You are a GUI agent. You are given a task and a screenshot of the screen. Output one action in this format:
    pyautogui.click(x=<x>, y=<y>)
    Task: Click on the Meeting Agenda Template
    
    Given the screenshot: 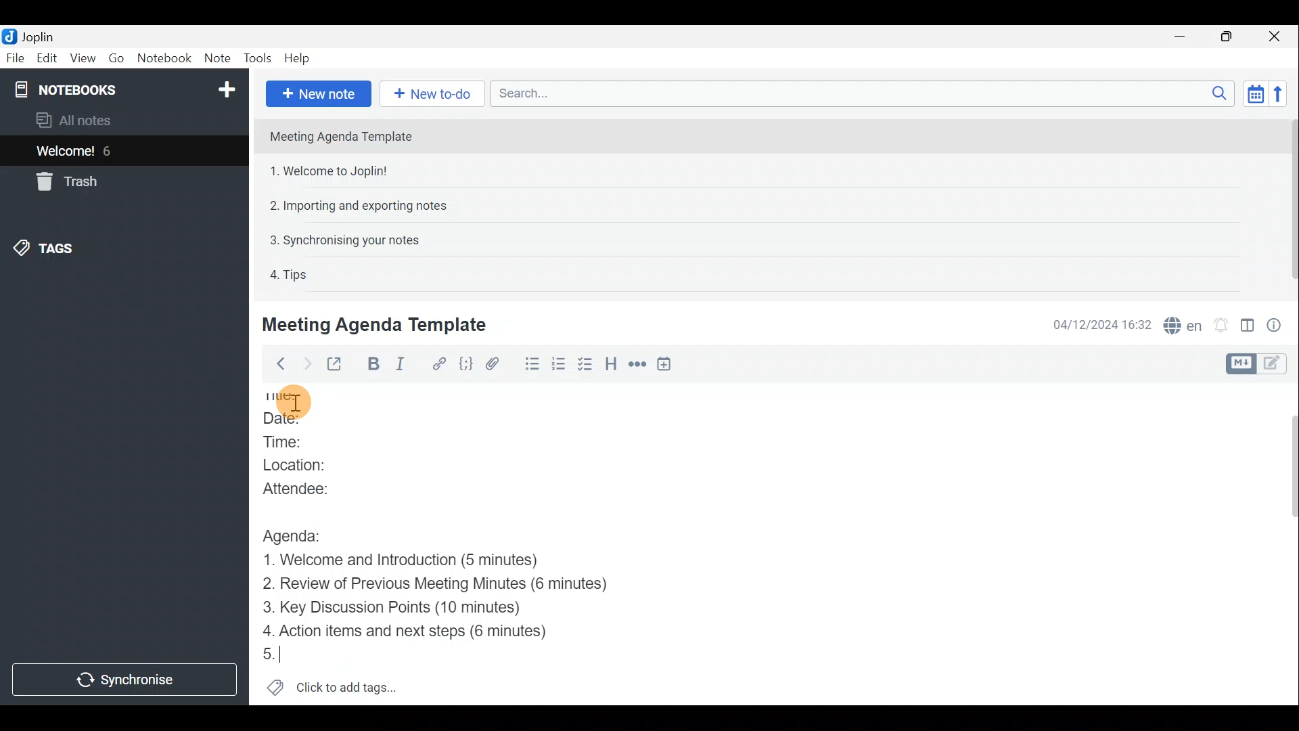 What is the action you would take?
    pyautogui.click(x=342, y=136)
    